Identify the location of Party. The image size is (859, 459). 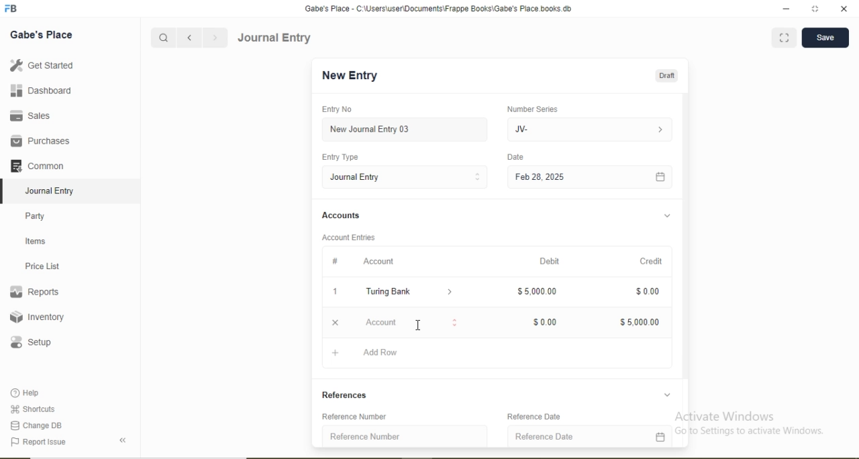
(36, 217).